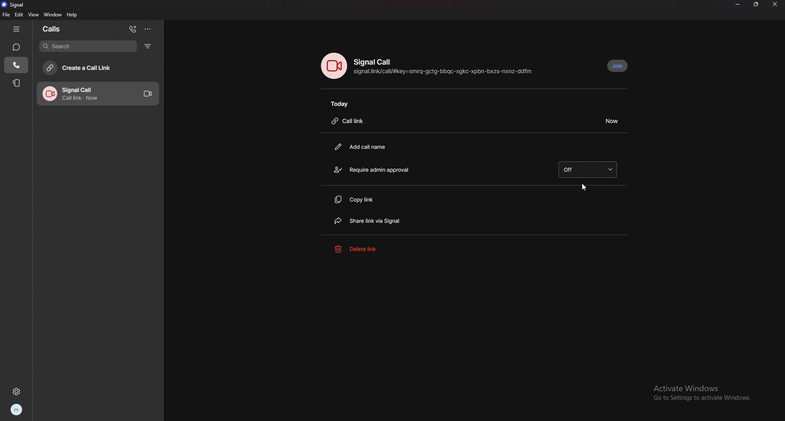  I want to click on signal, so click(16, 5).